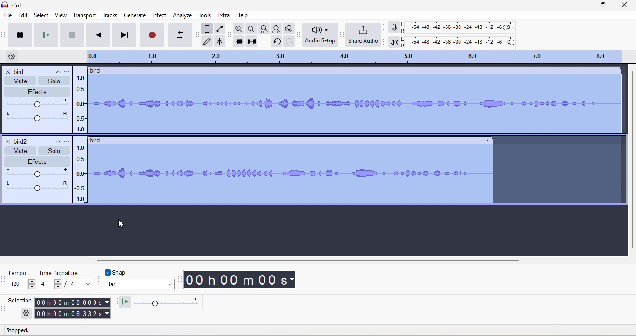 The image size is (636, 336). I want to click on maximize, so click(602, 6).